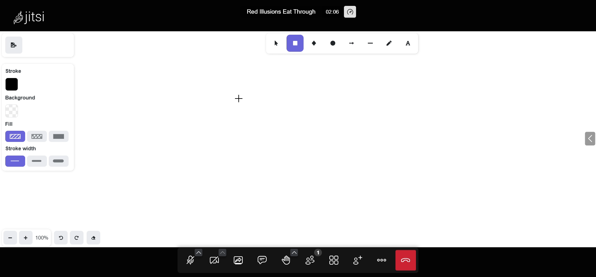 Image resolution: width=596 pixels, height=277 pixels. I want to click on cursor, so click(244, 98).